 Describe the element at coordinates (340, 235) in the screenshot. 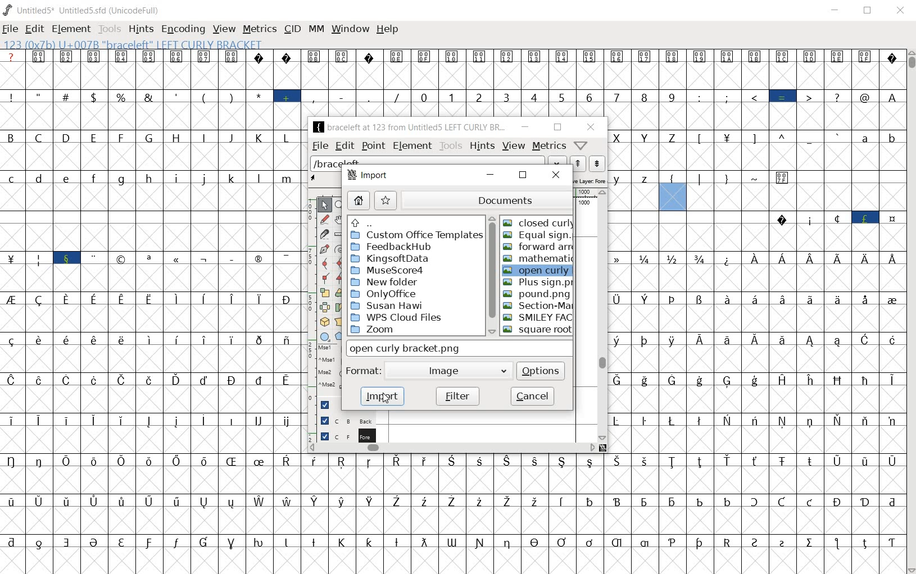

I see `measure a distance, angle between points` at that location.